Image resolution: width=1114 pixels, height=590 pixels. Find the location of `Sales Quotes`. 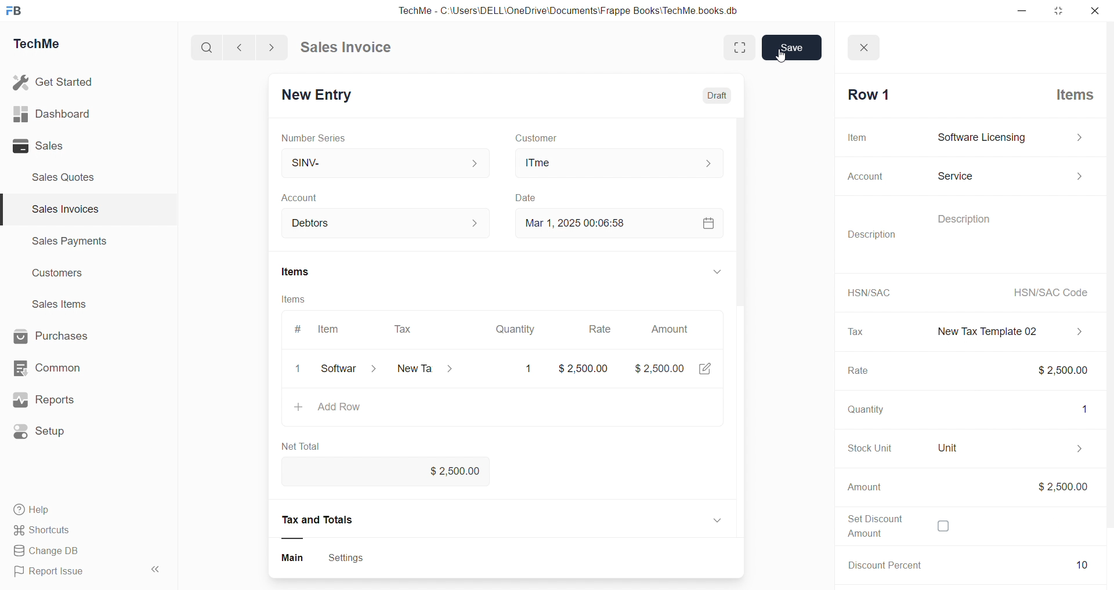

Sales Quotes is located at coordinates (68, 177).